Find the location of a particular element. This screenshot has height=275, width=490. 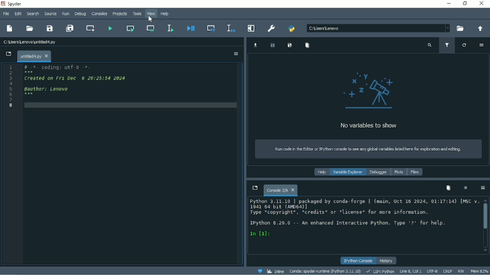

Remove all variables from namespace is located at coordinates (448, 188).